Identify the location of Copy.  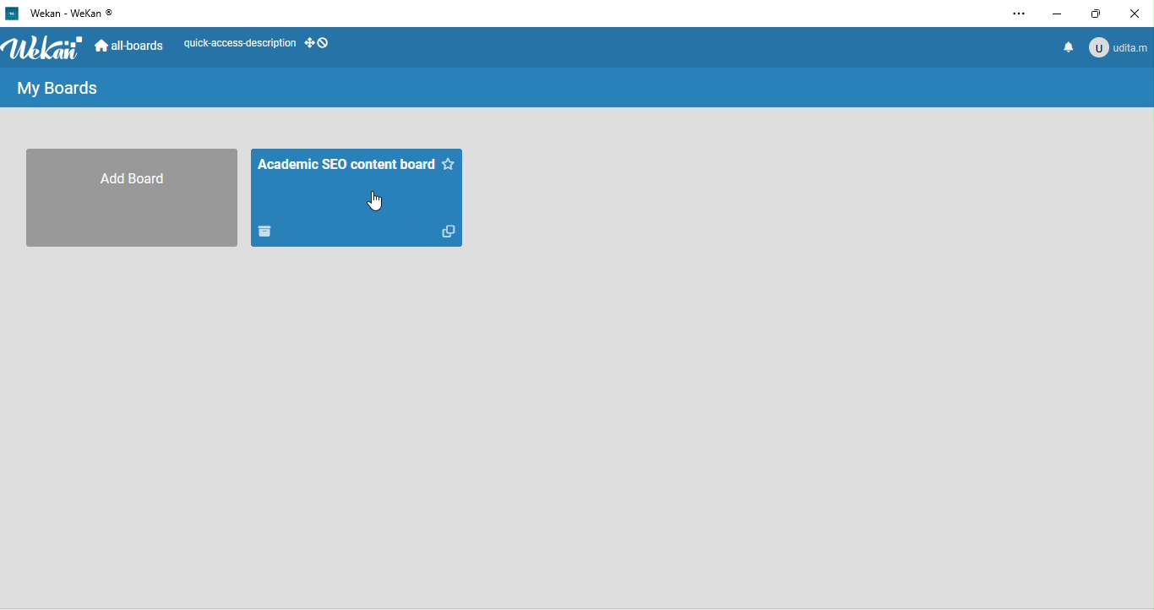
(448, 231).